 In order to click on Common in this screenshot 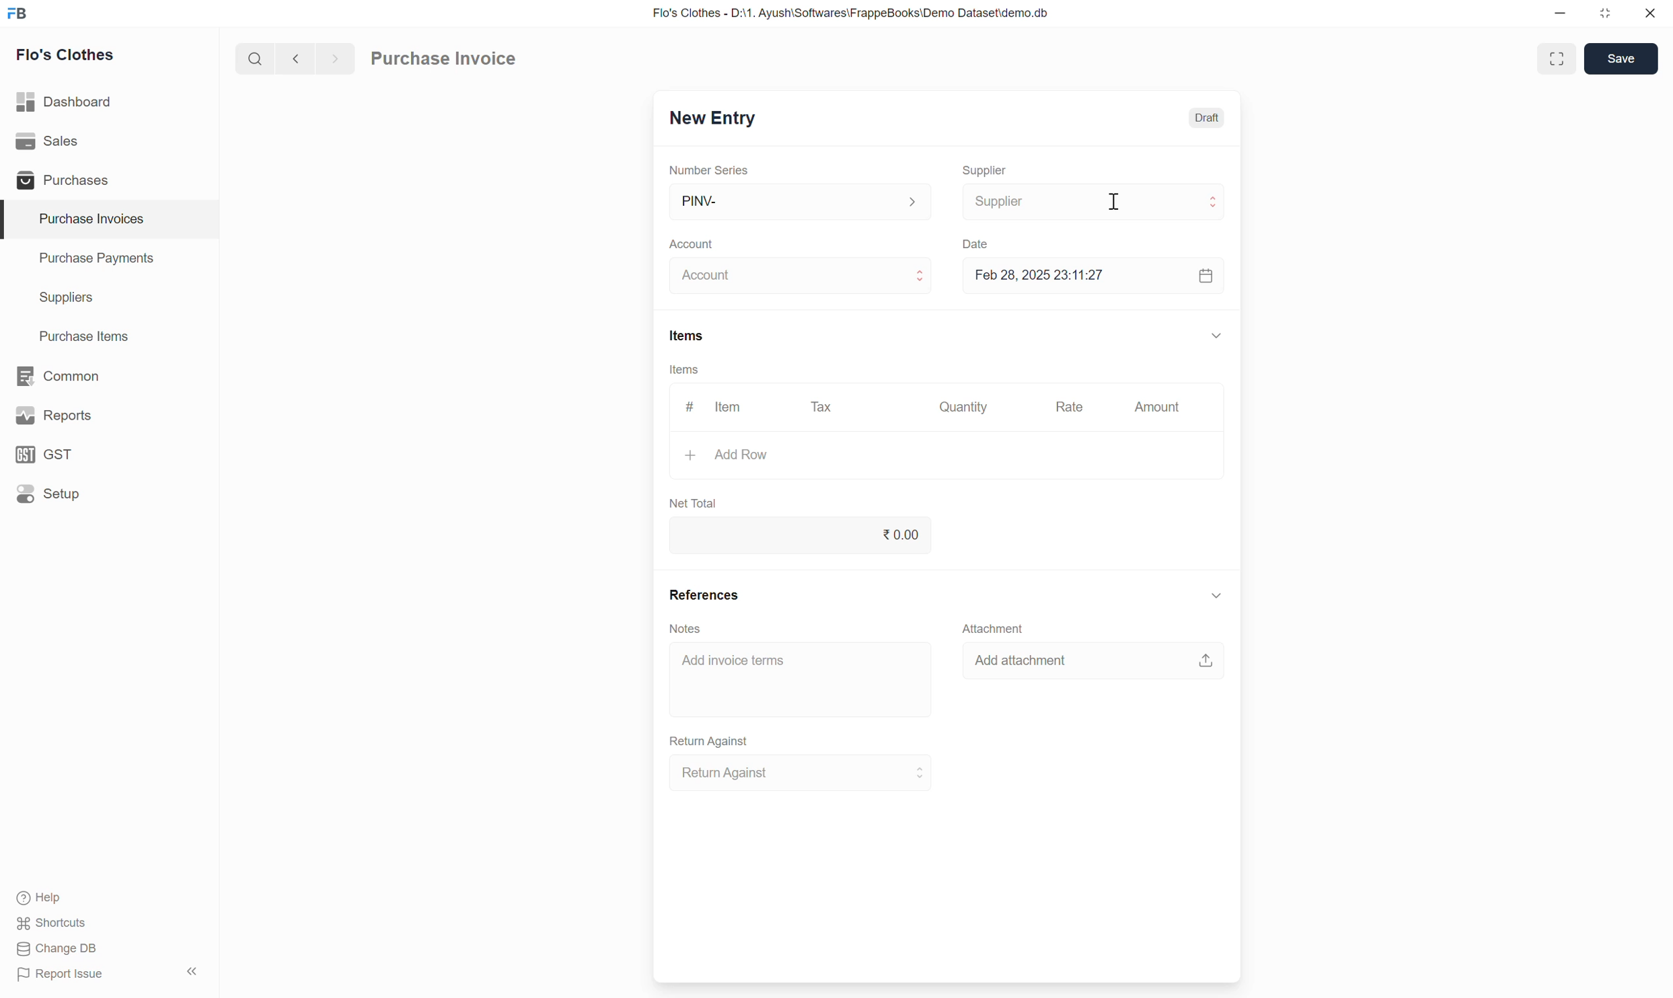, I will do `click(110, 376)`.